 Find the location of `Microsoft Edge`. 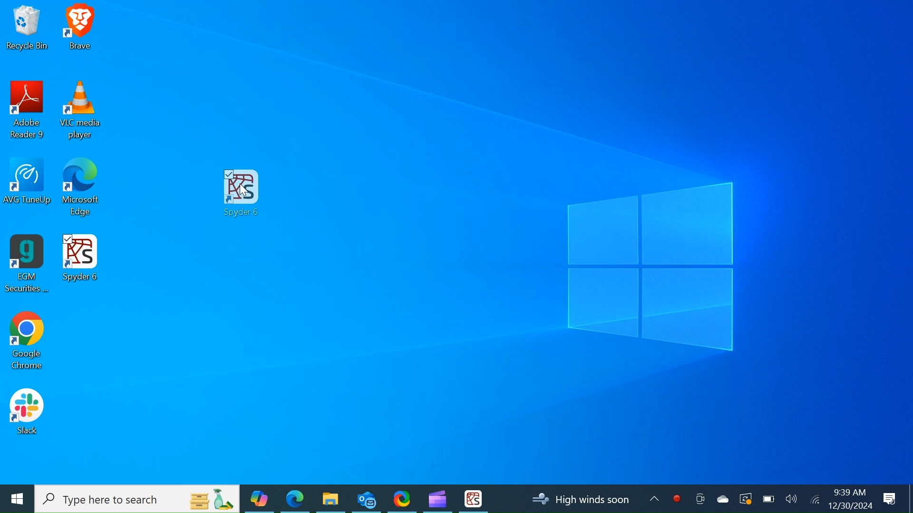

Microsoft Edge is located at coordinates (295, 498).